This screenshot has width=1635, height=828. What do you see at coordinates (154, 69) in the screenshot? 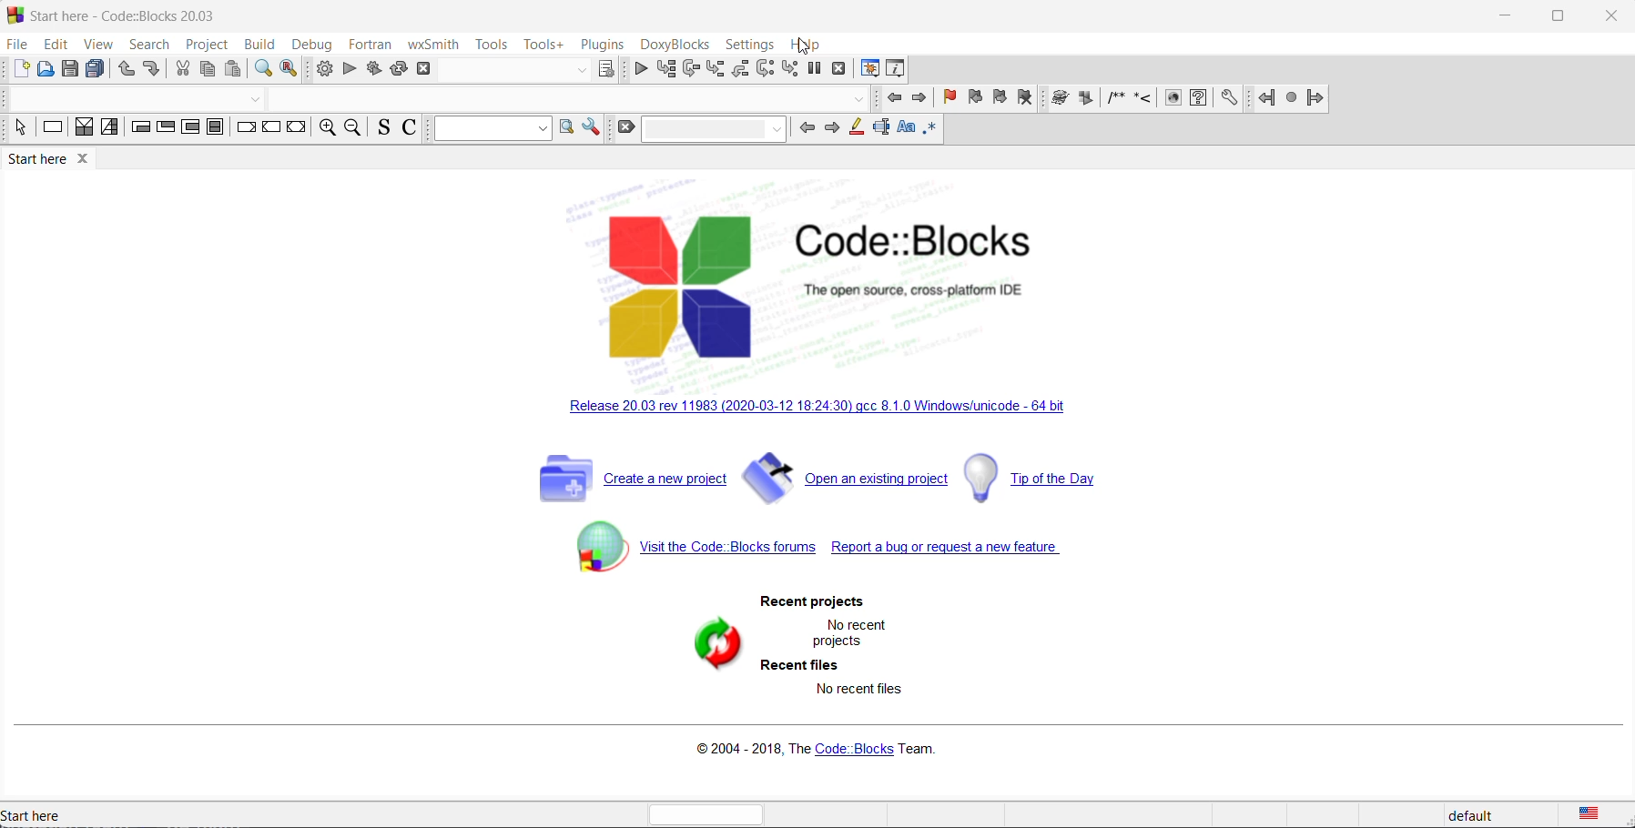
I see `redo` at bounding box center [154, 69].